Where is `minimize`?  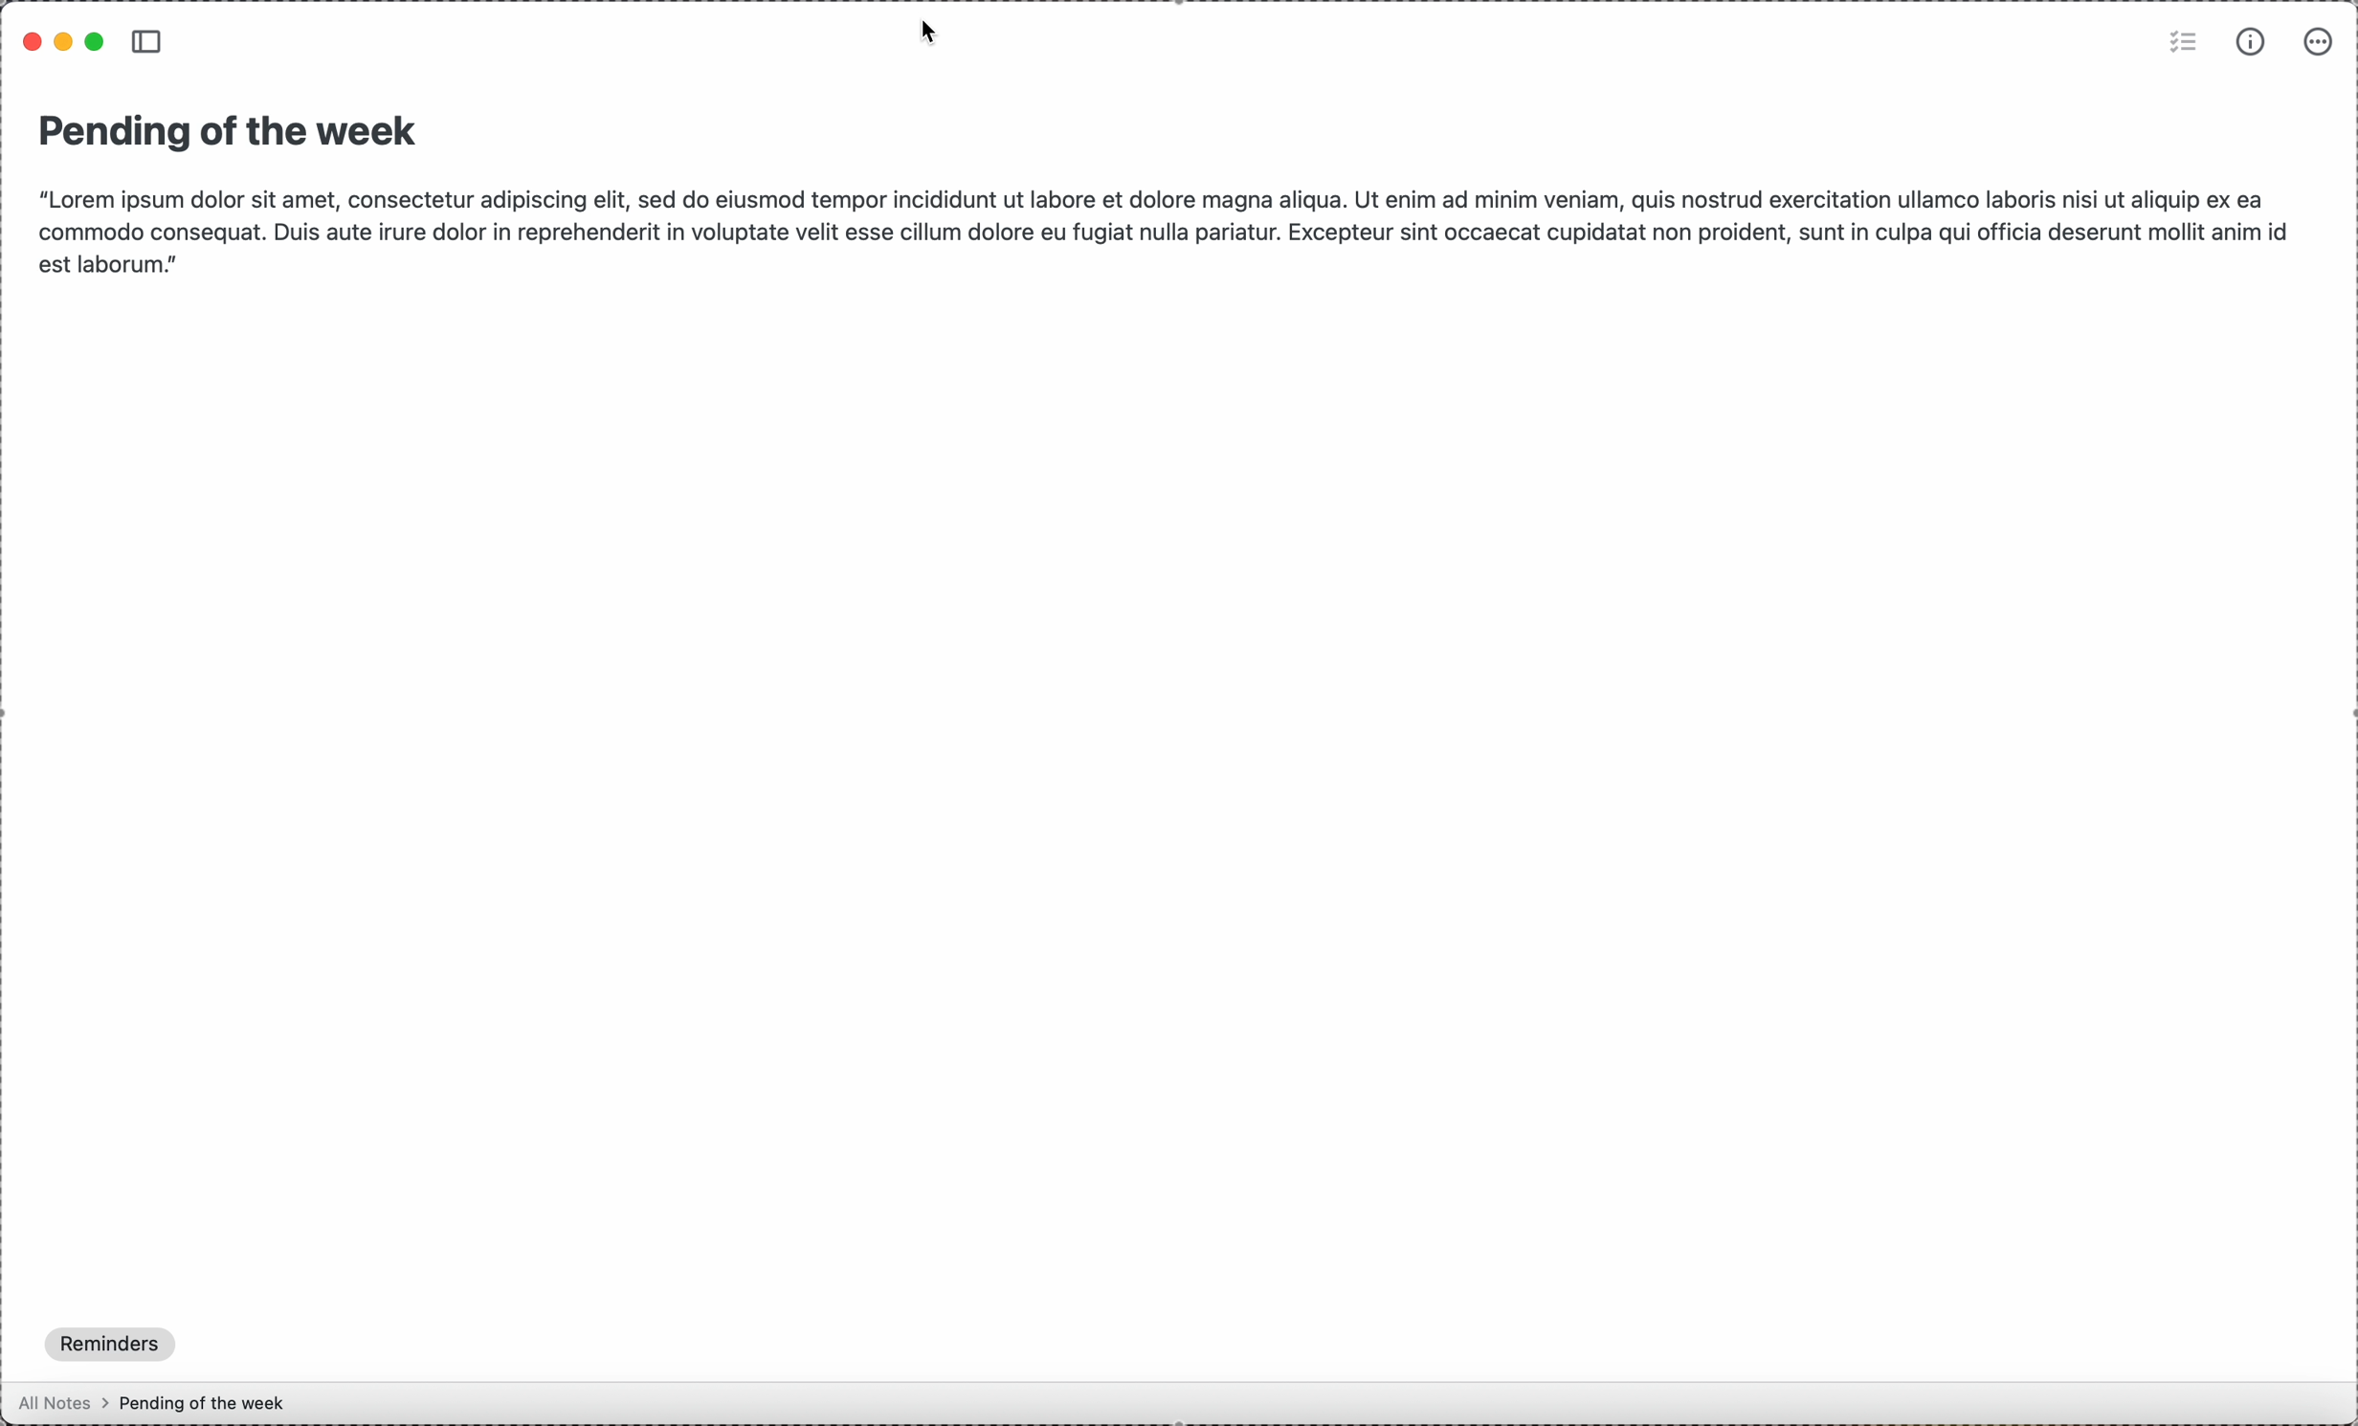
minimize is located at coordinates (69, 40).